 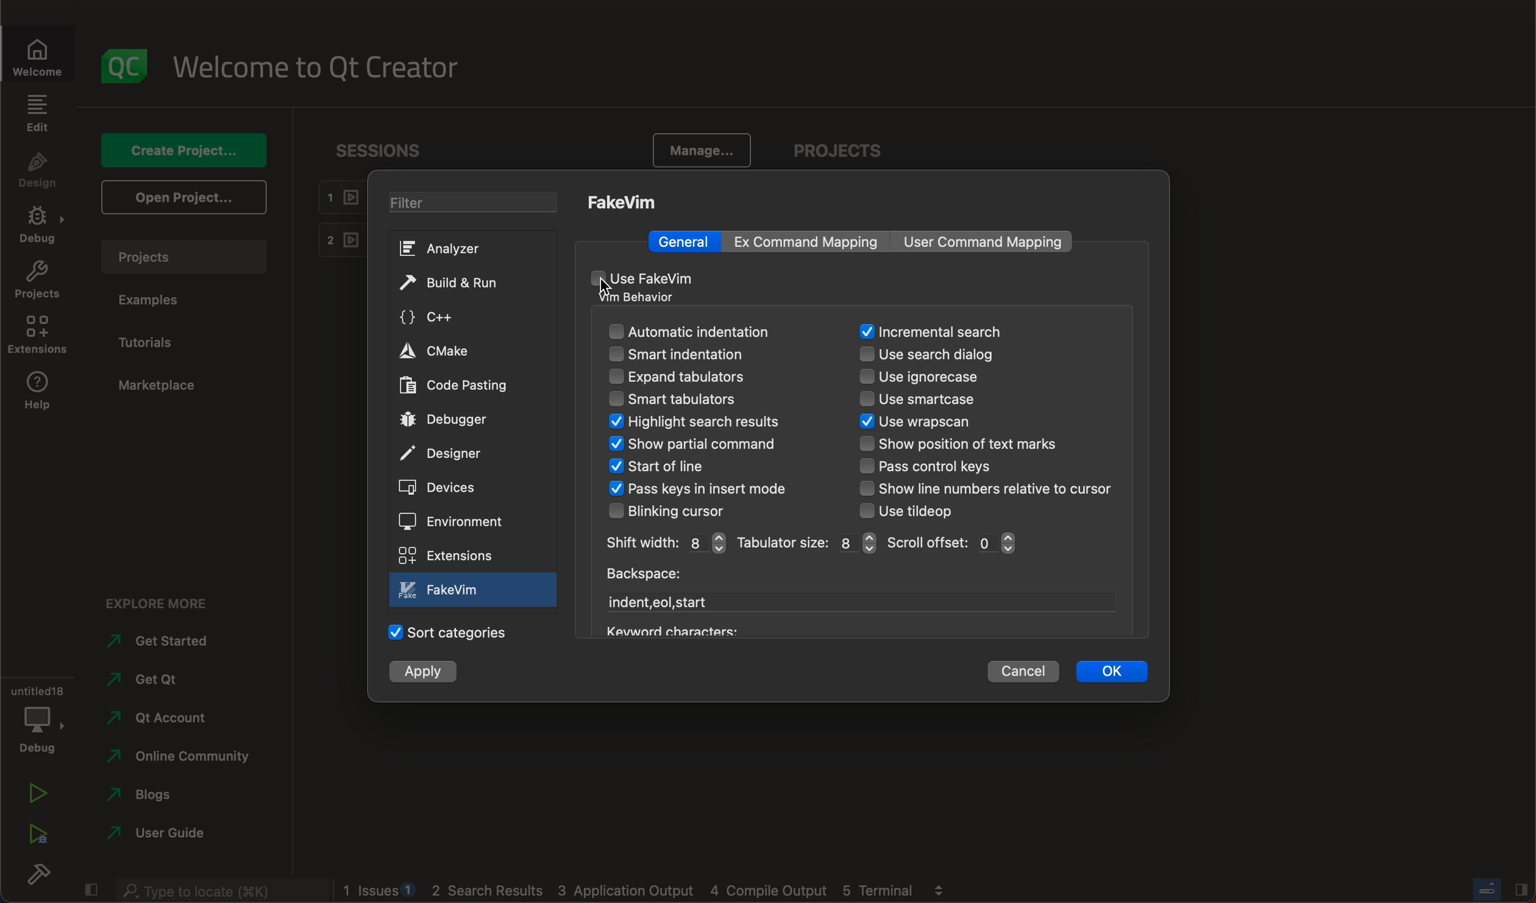 I want to click on design, so click(x=41, y=169).